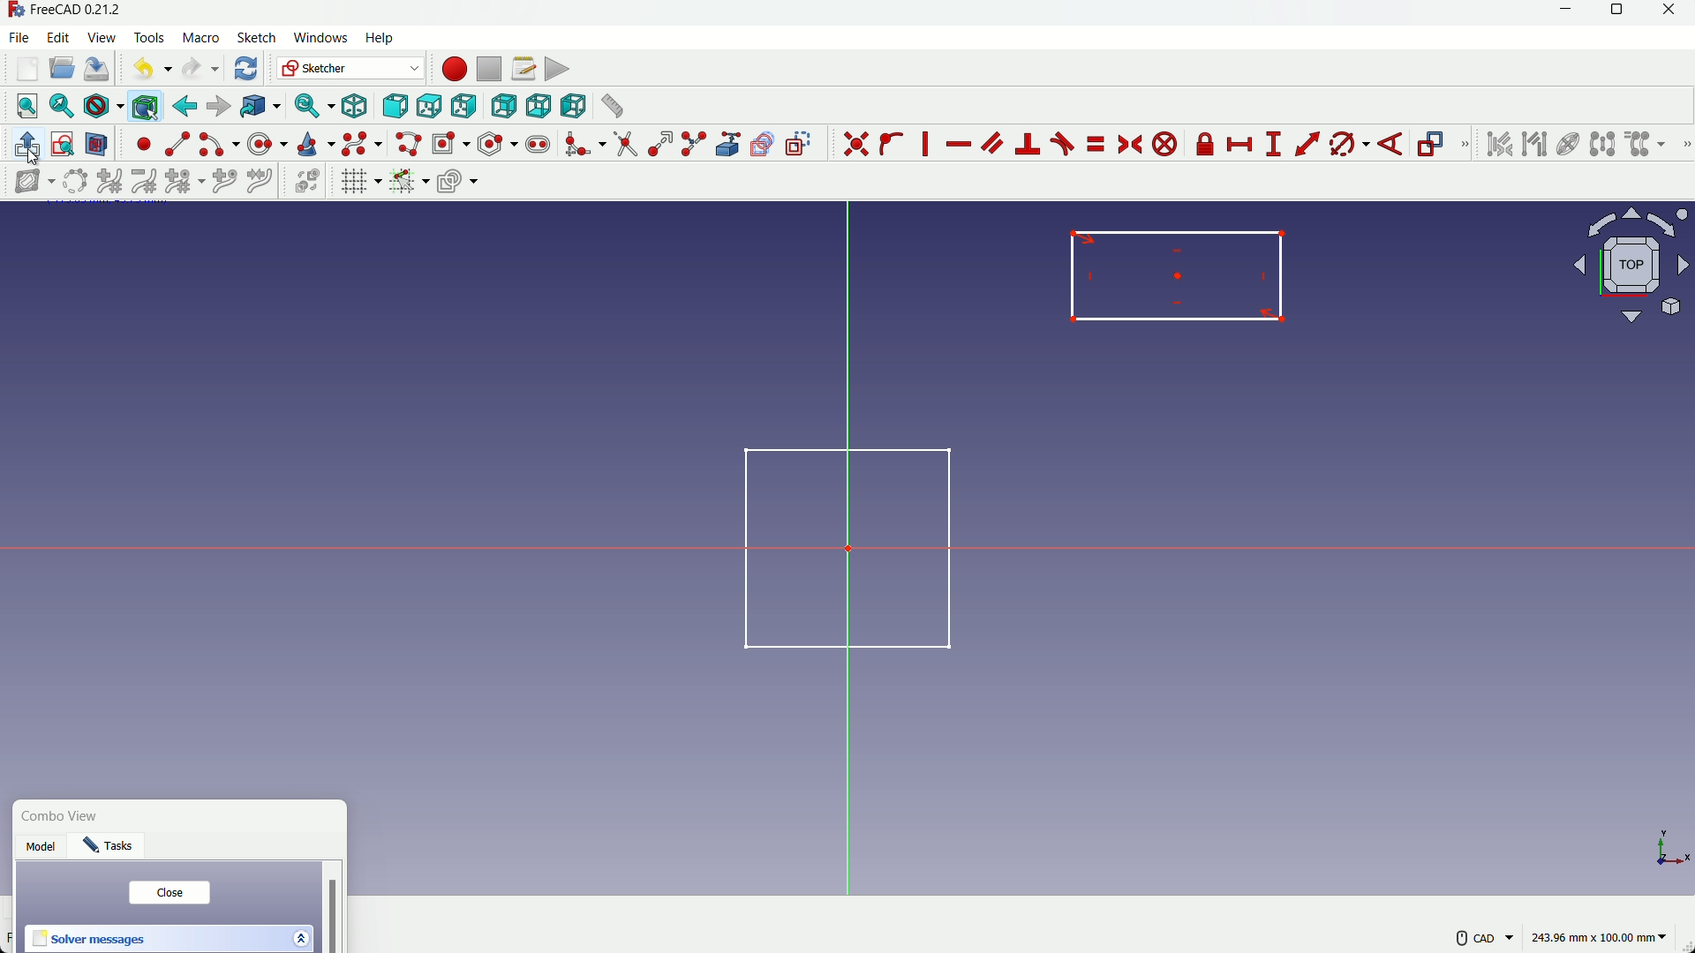 The width and height of the screenshot is (1695, 953). Describe the element at coordinates (1602, 144) in the screenshot. I see `symmetry` at that location.